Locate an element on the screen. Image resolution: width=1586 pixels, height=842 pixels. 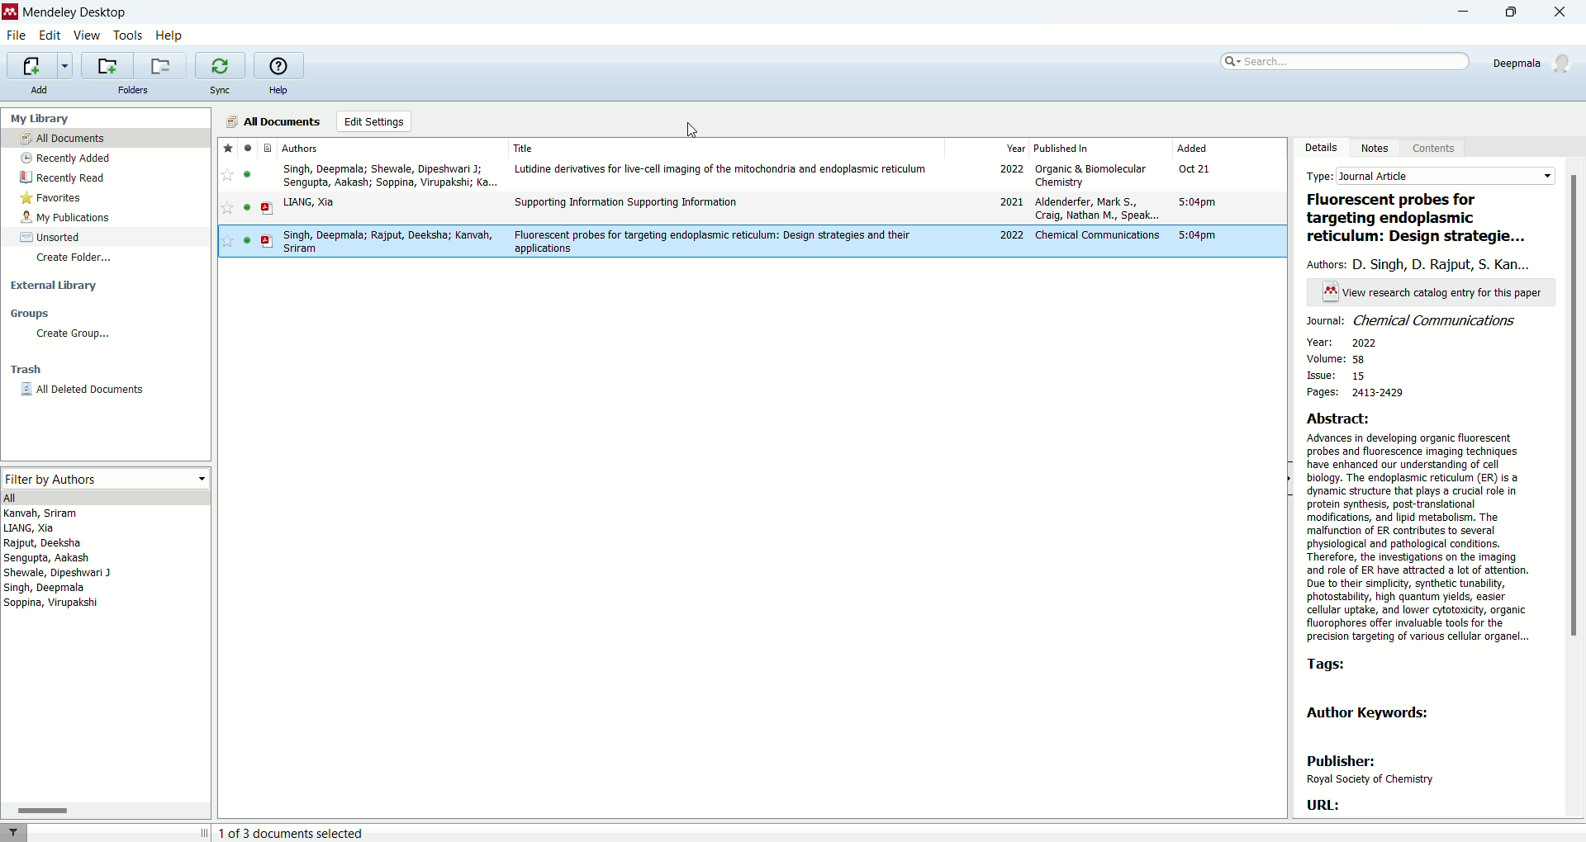
synchronize the library with mendeley web is located at coordinates (221, 65).